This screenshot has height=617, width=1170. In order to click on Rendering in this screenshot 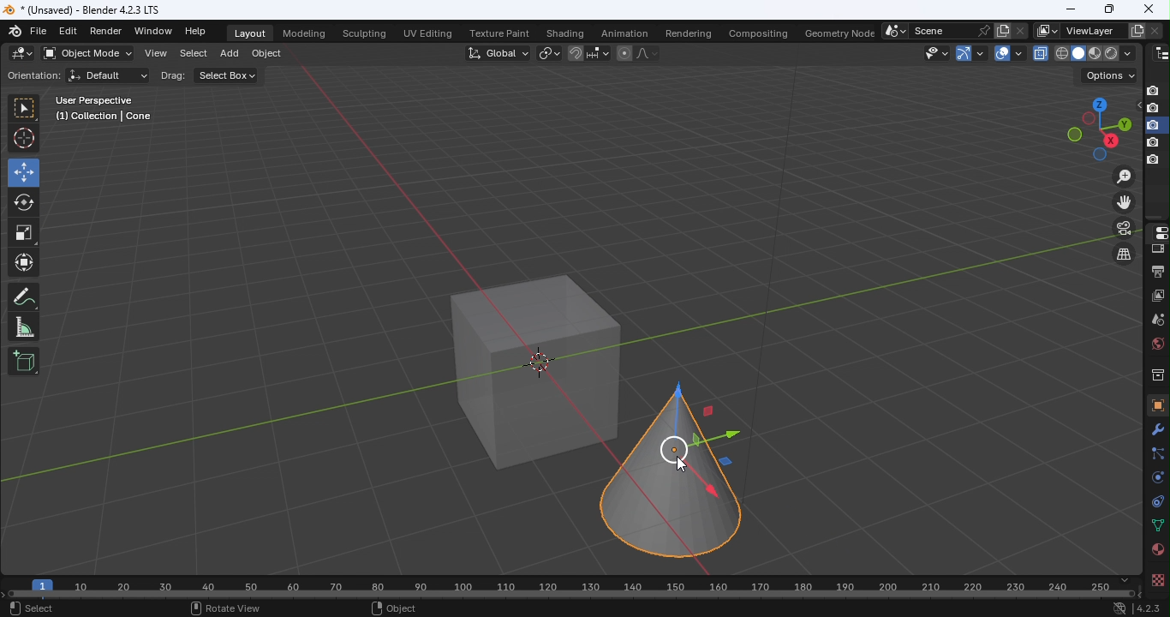, I will do `click(684, 31)`.